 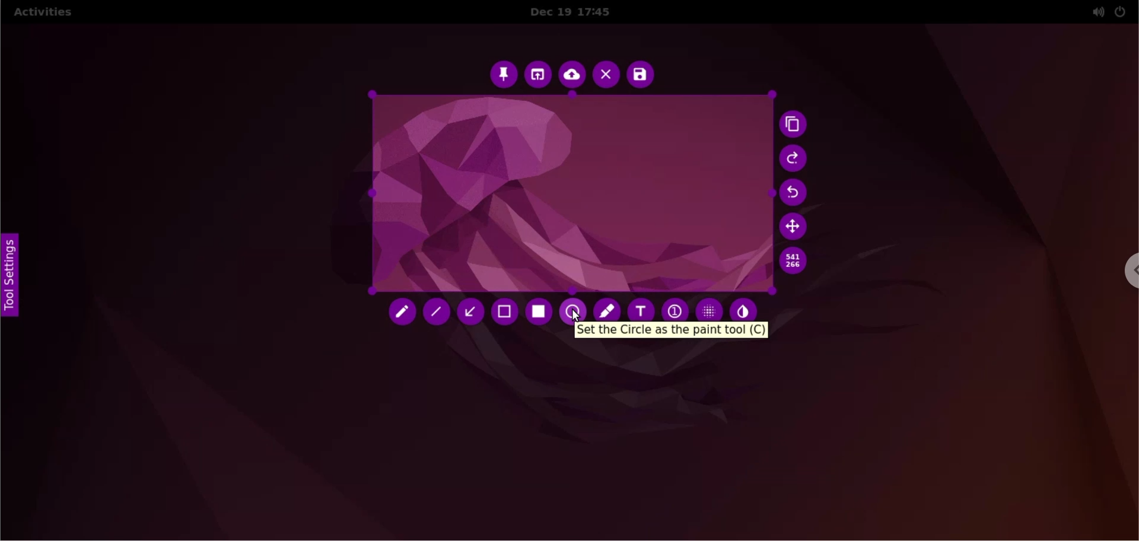 What do you see at coordinates (640, 75) in the screenshot?
I see `save` at bounding box center [640, 75].